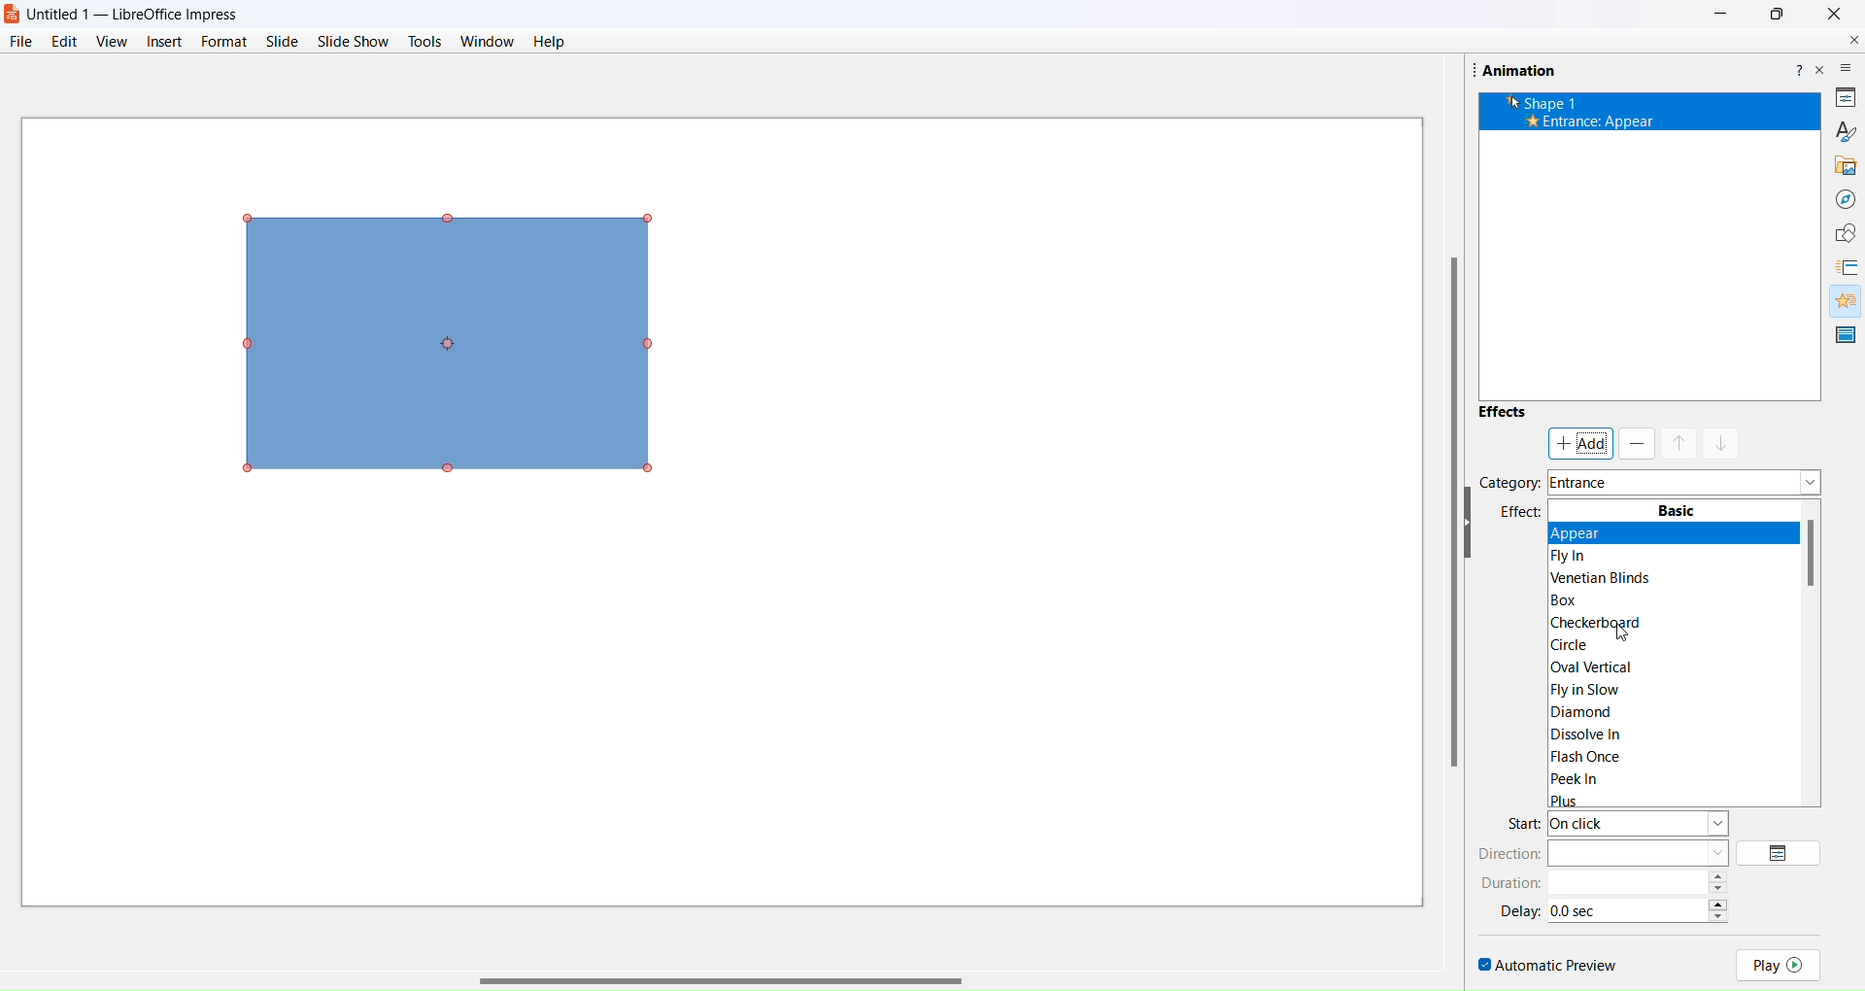 Image resolution: width=1865 pixels, height=991 pixels. Describe the element at coordinates (1686, 484) in the screenshot. I see `category dropdown` at that location.